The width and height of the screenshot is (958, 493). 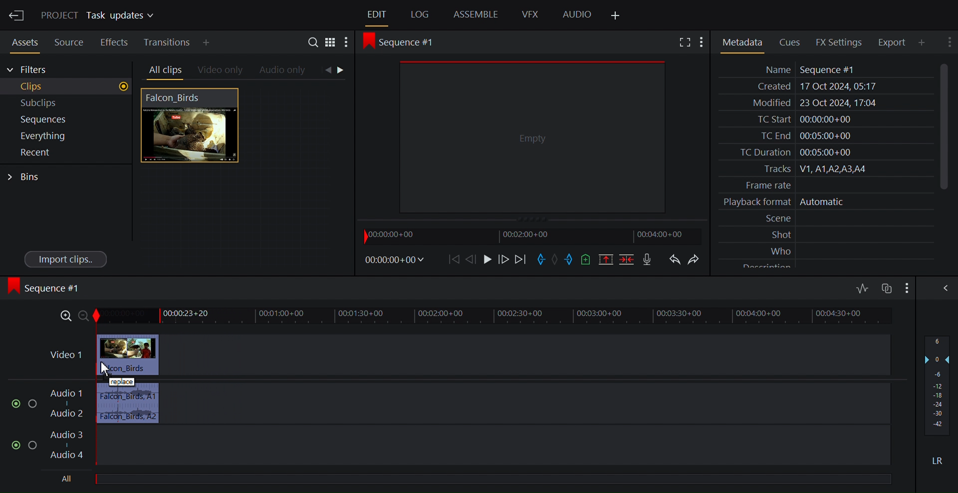 What do you see at coordinates (420, 15) in the screenshot?
I see `Log` at bounding box center [420, 15].